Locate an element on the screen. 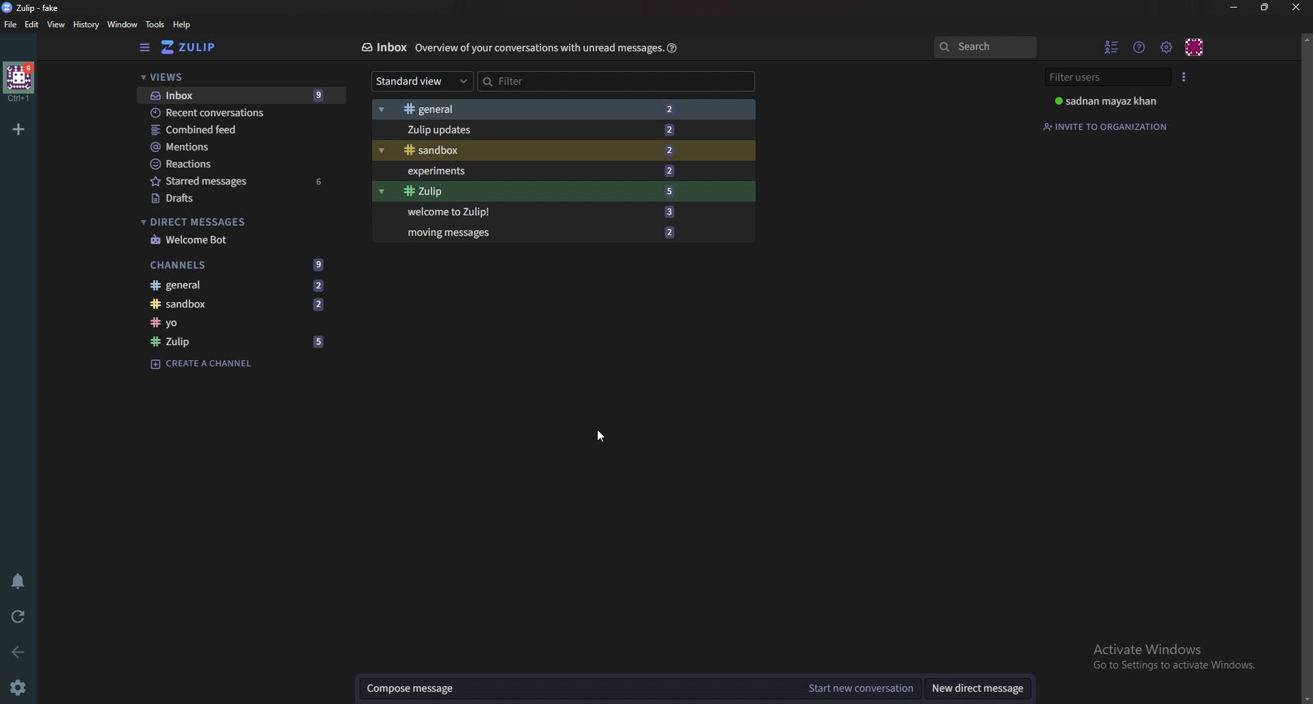 Image resolution: width=1313 pixels, height=704 pixels. zulip is located at coordinates (237, 343).